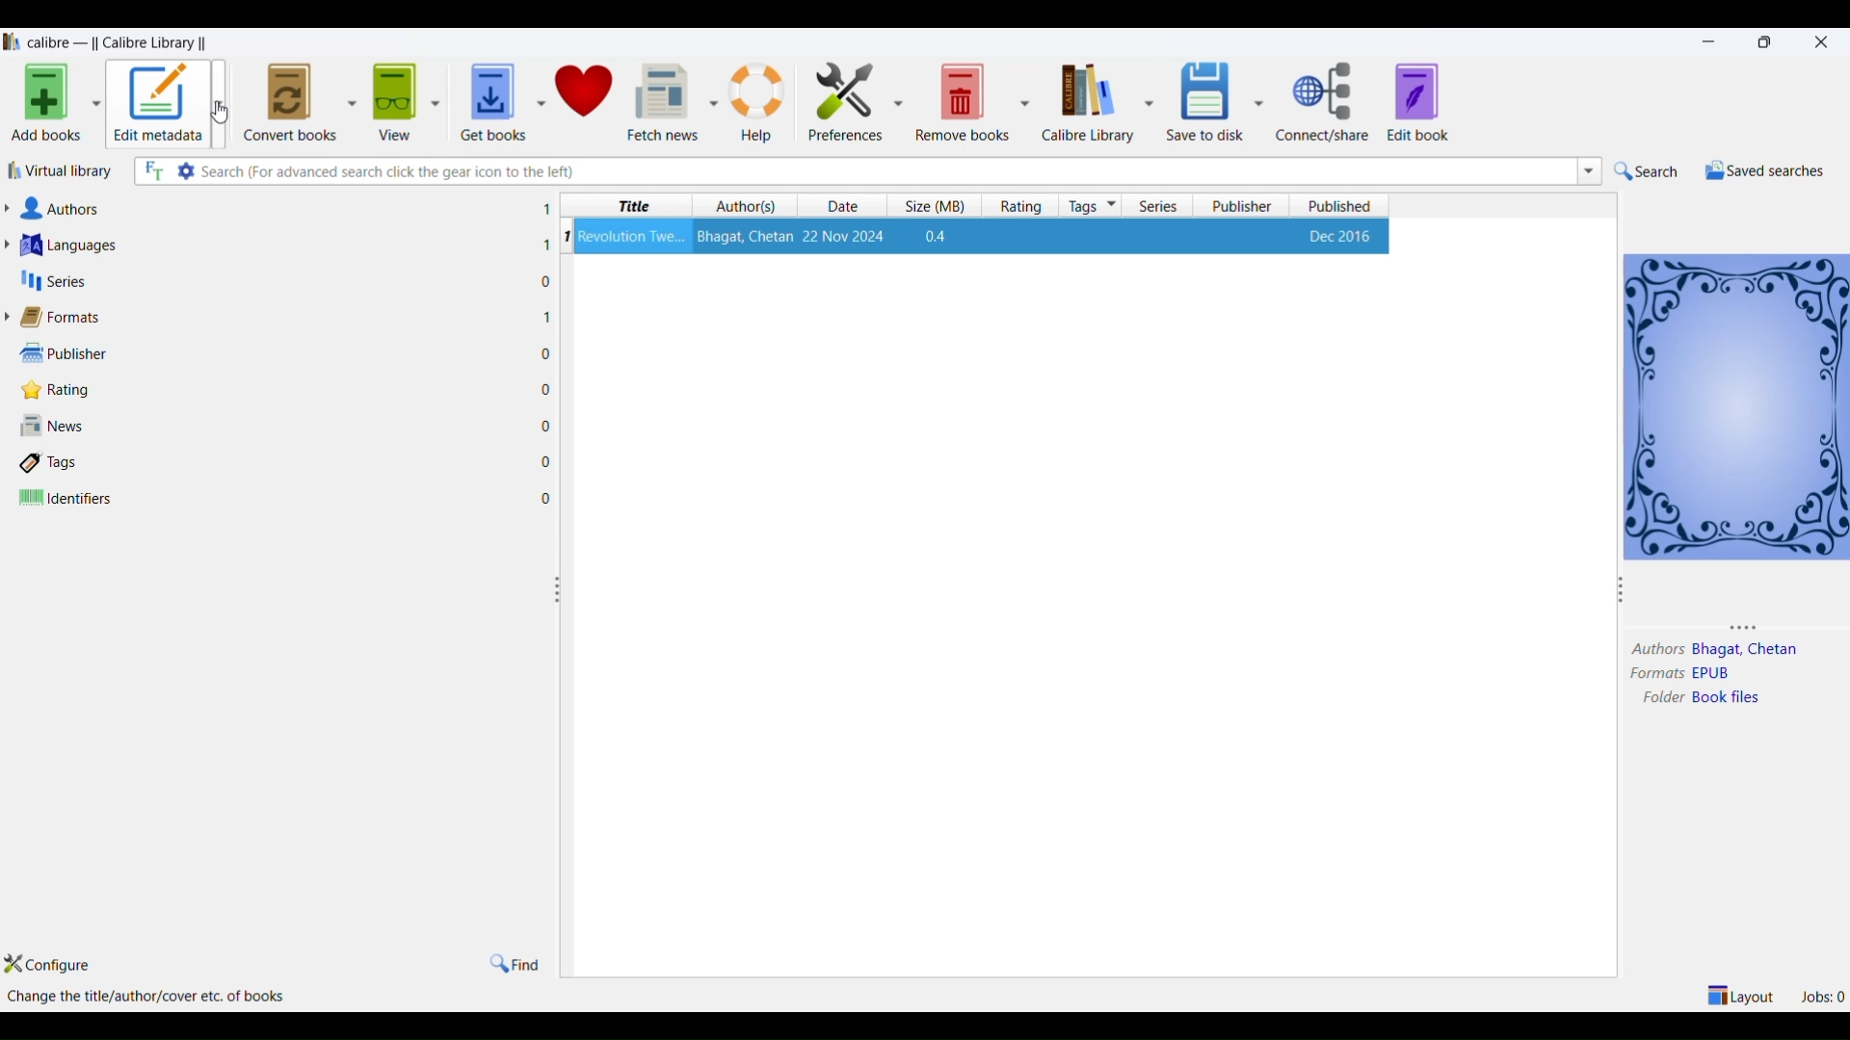 This screenshot has height=1040, width=1850. I want to click on book details, so click(982, 236).